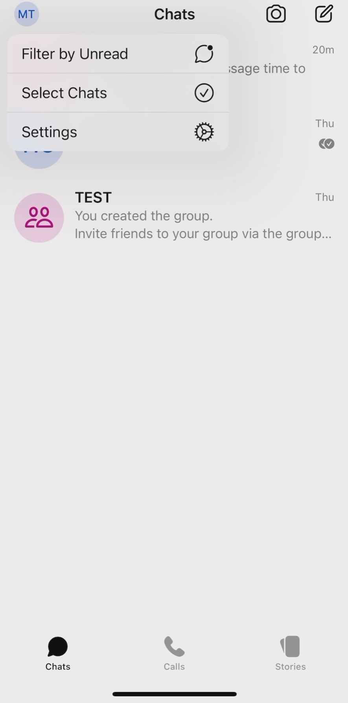  I want to click on new chat, so click(324, 15).